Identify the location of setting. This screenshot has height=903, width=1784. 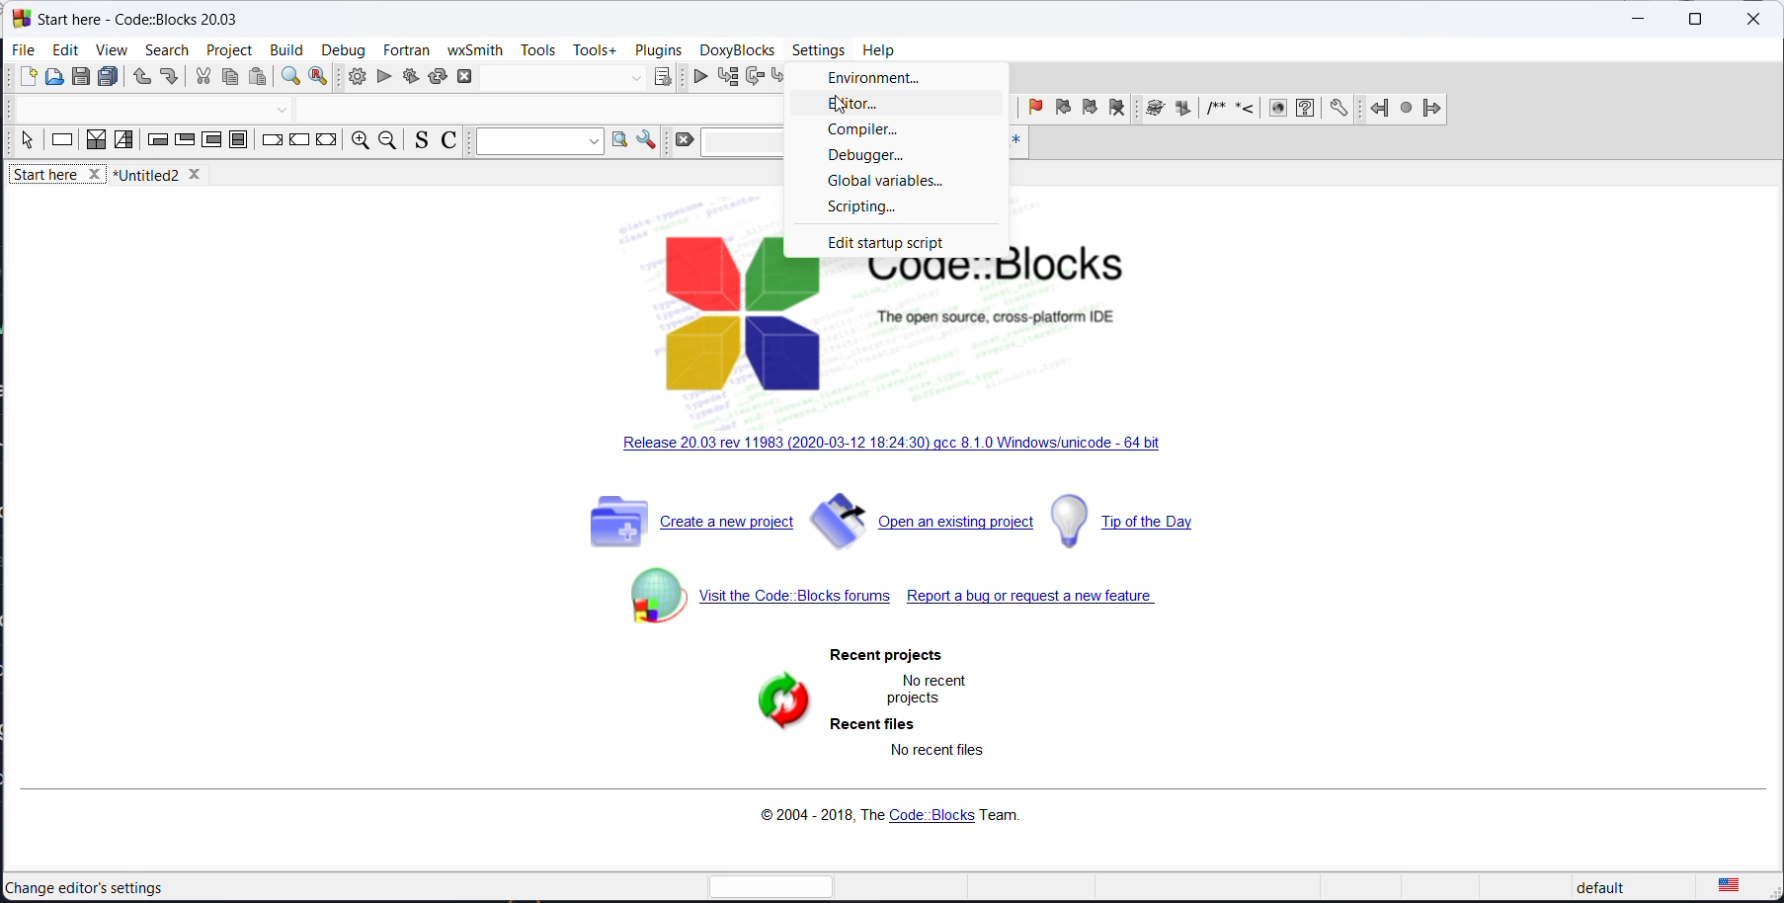
(646, 140).